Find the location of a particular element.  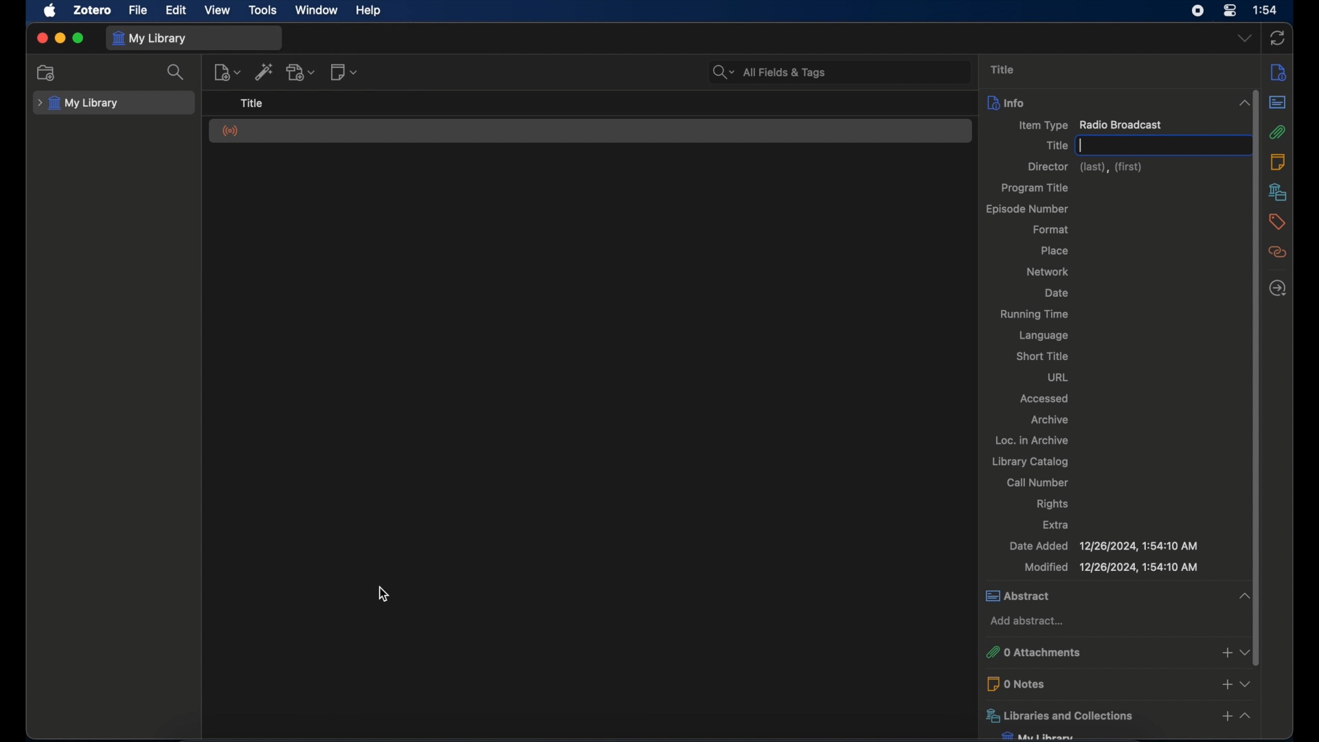

file is located at coordinates (139, 9).